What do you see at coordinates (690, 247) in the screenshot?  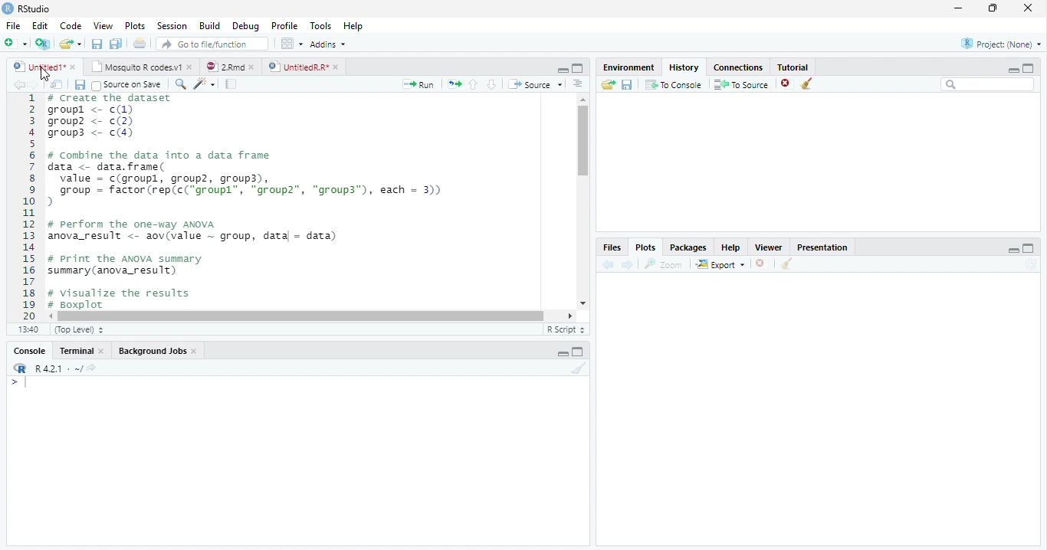 I see `Packages` at bounding box center [690, 247].